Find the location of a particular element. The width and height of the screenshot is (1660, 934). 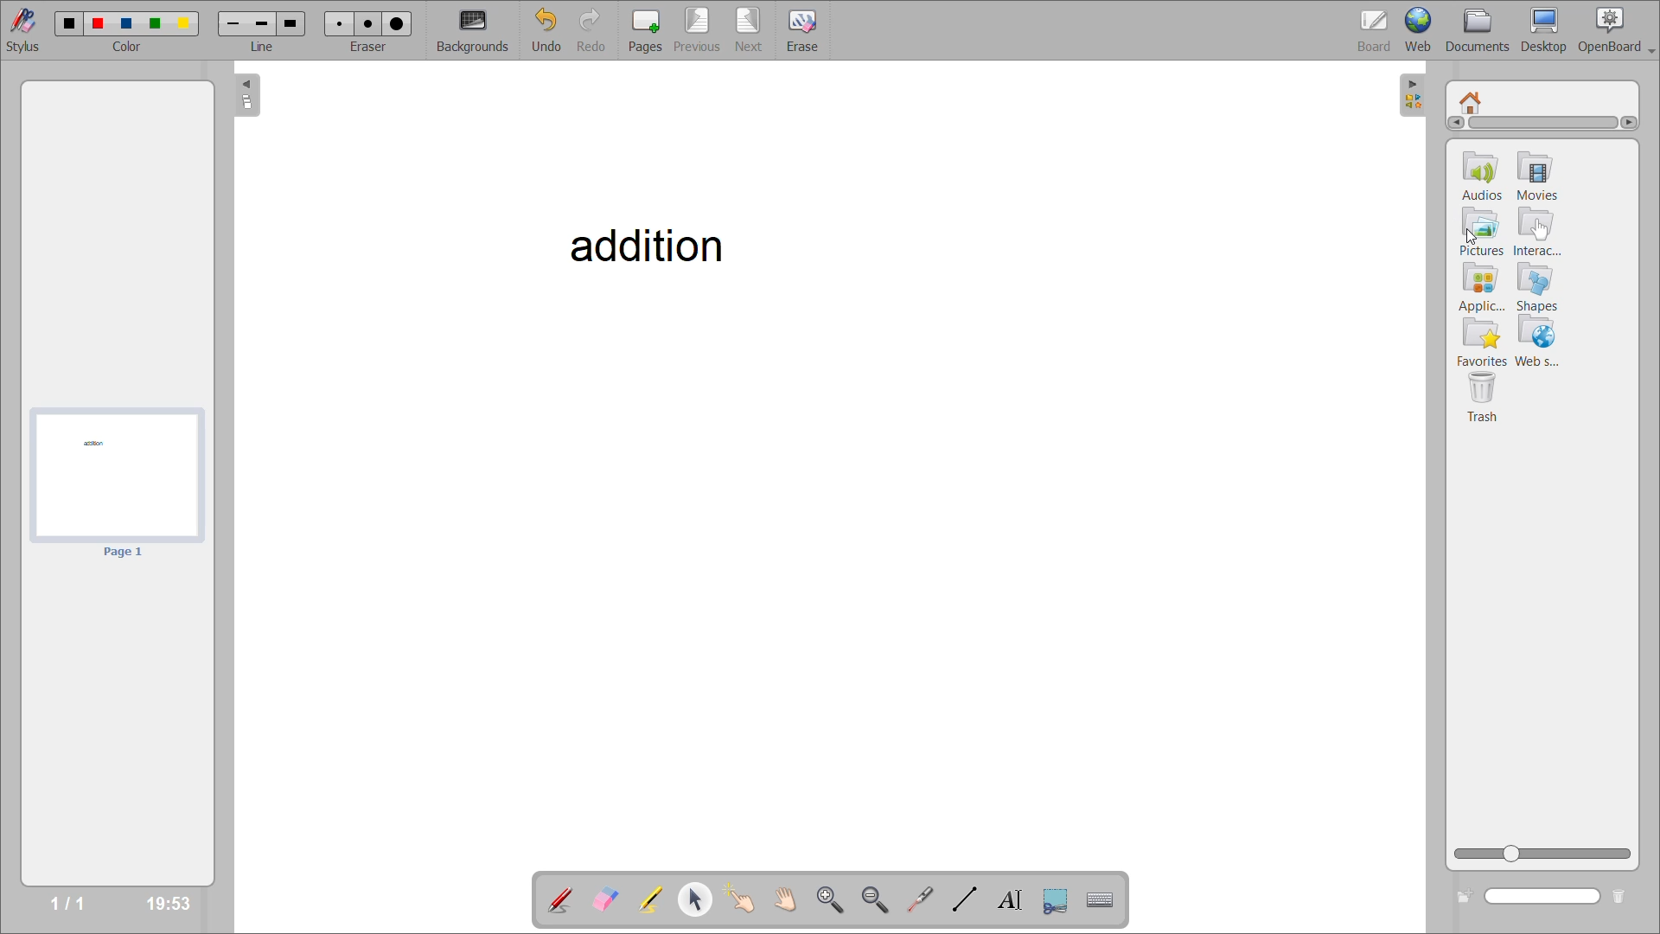

line is located at coordinates (264, 46).